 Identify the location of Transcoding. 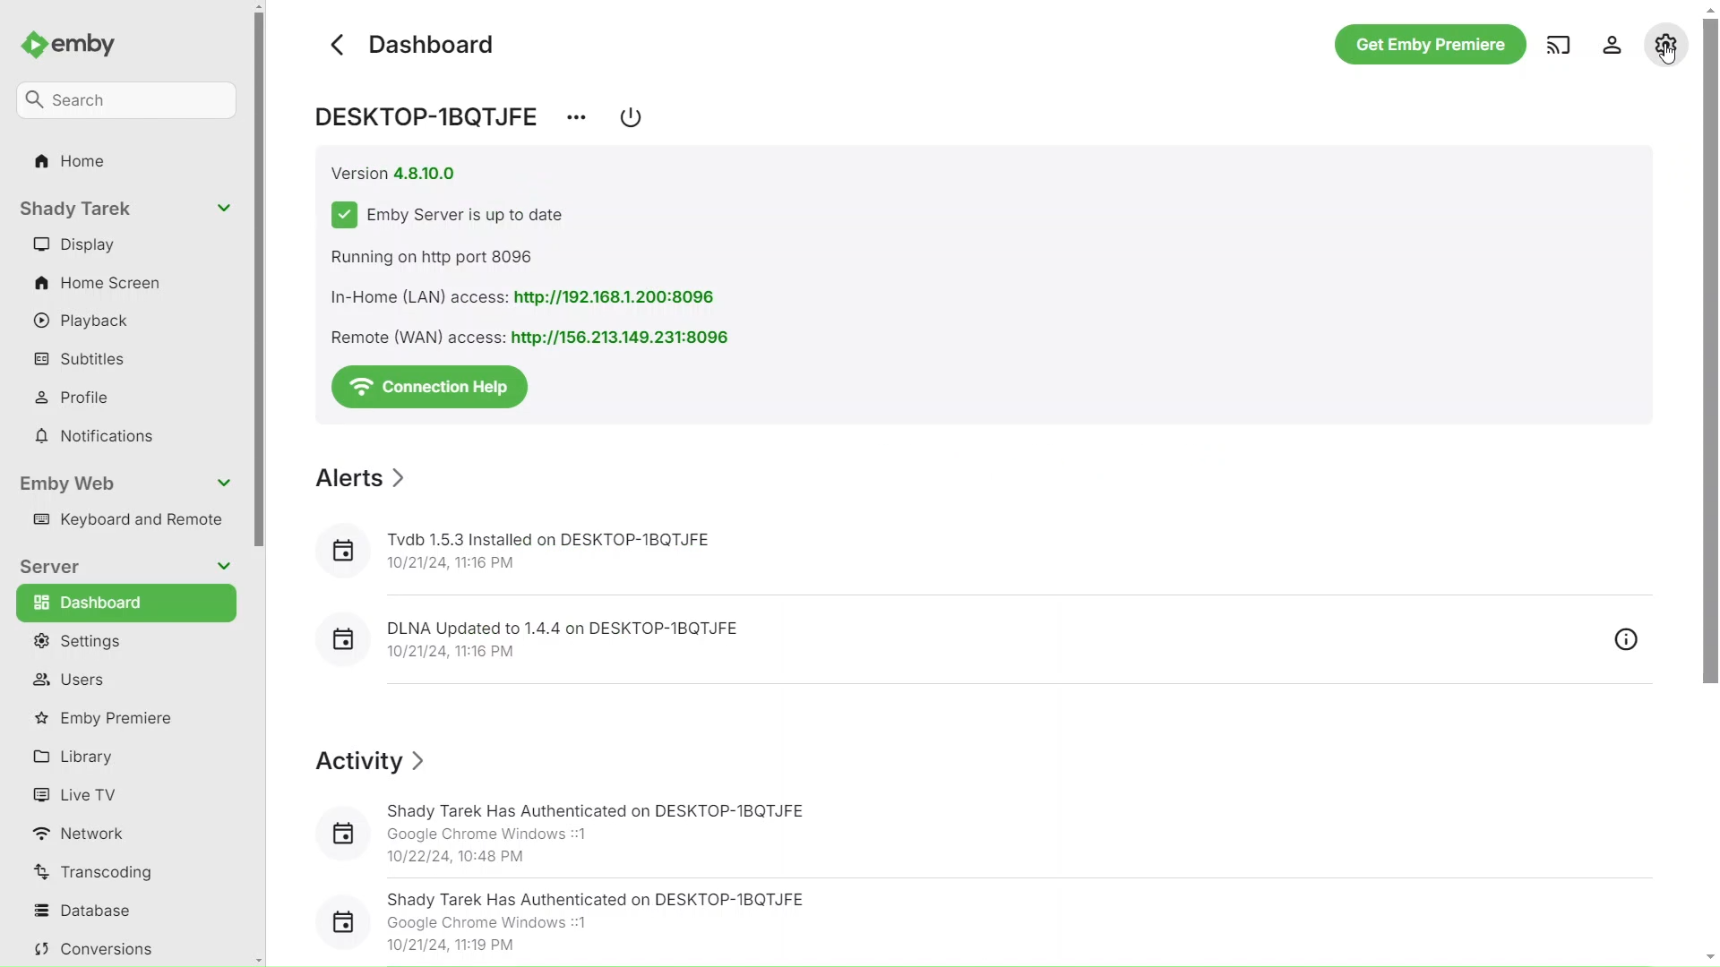
(95, 875).